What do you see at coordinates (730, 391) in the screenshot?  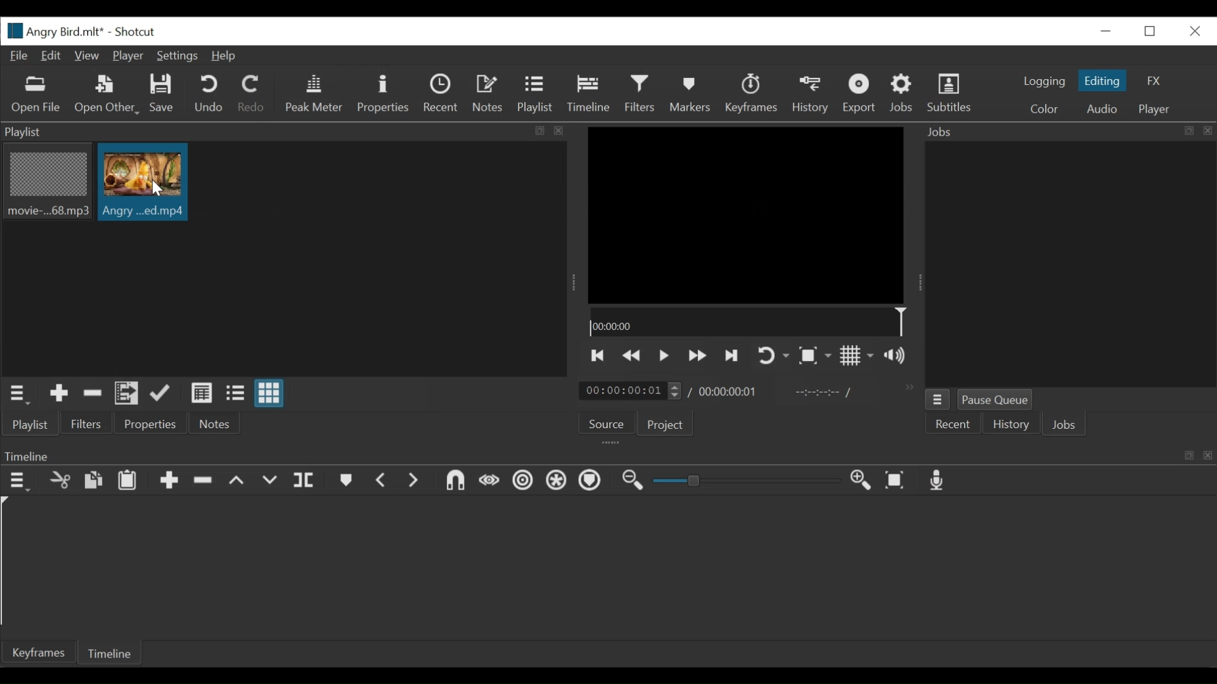 I see `Total Duration` at bounding box center [730, 391].